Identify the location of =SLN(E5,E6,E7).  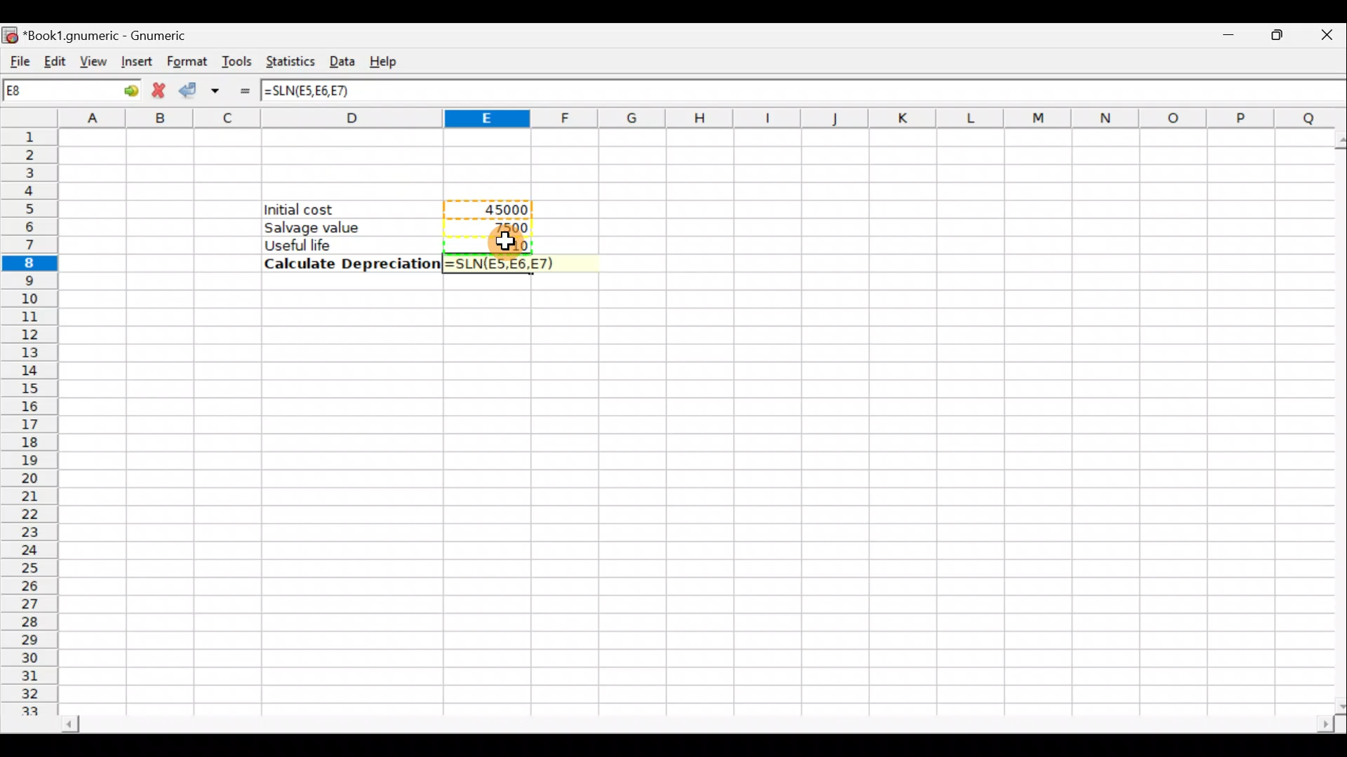
(313, 91).